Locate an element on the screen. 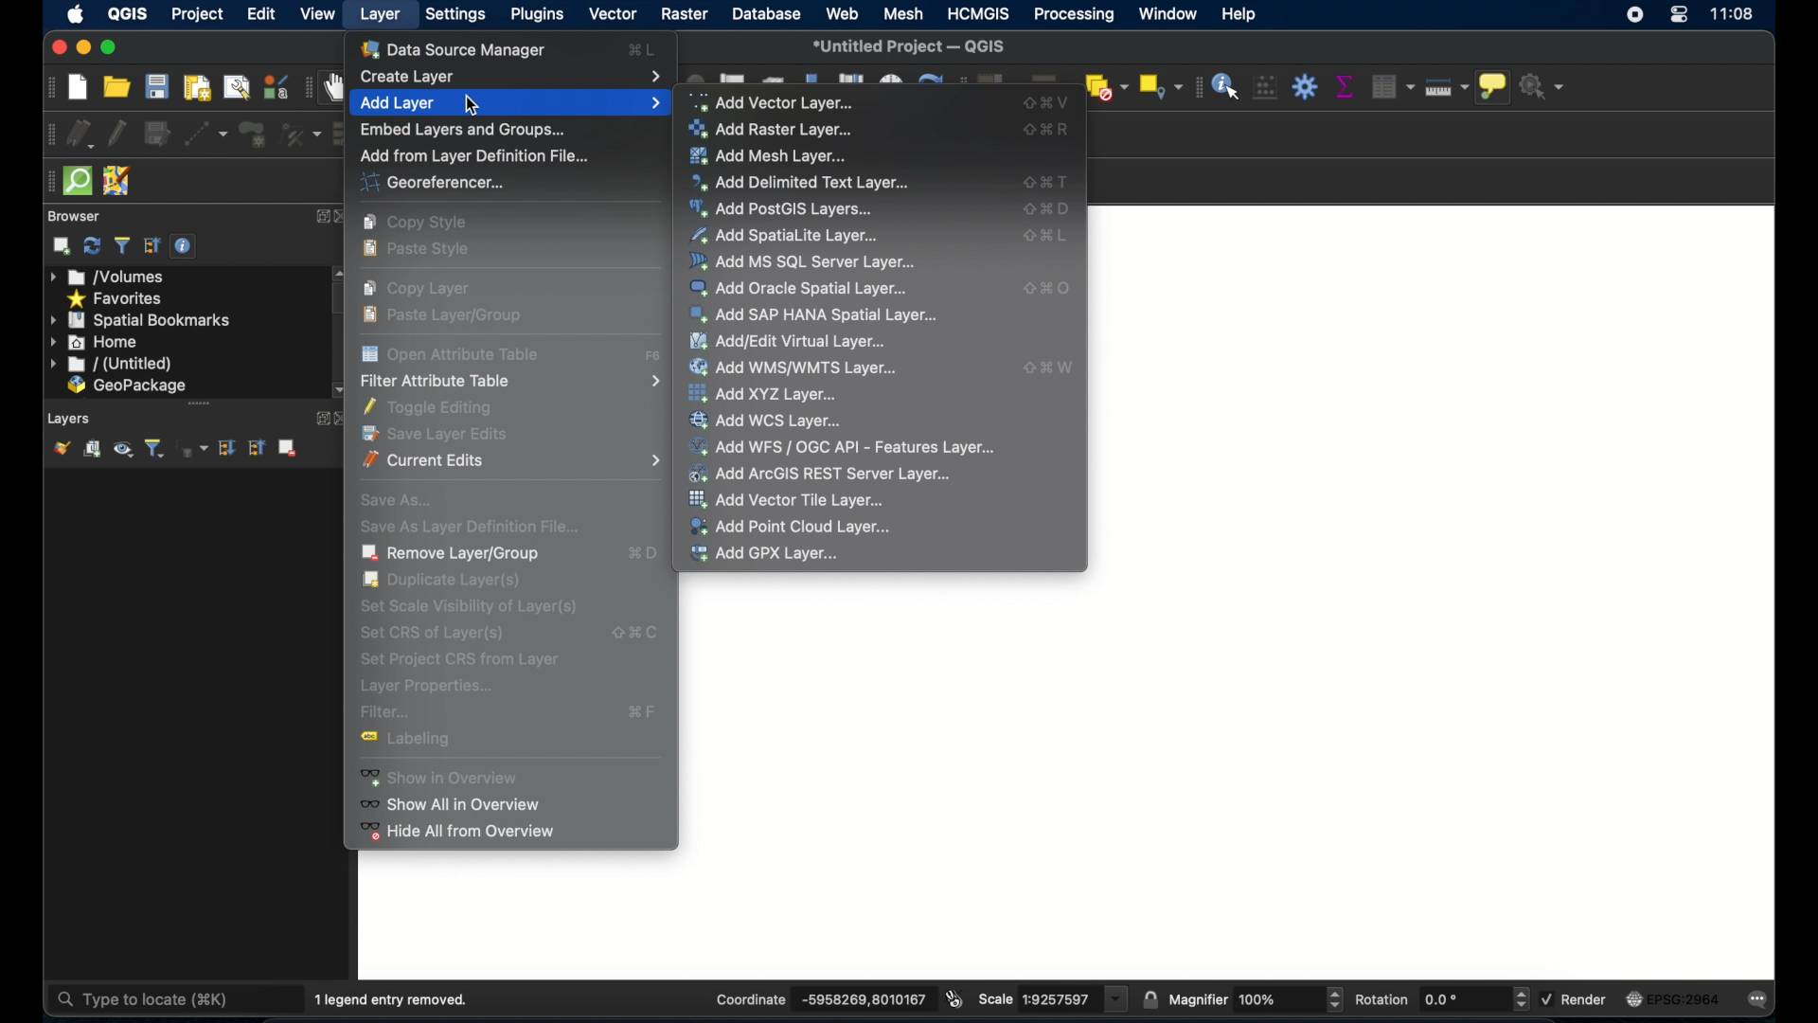 The image size is (1818, 1023). add sap Hana spatial layer is located at coordinates (814, 316).